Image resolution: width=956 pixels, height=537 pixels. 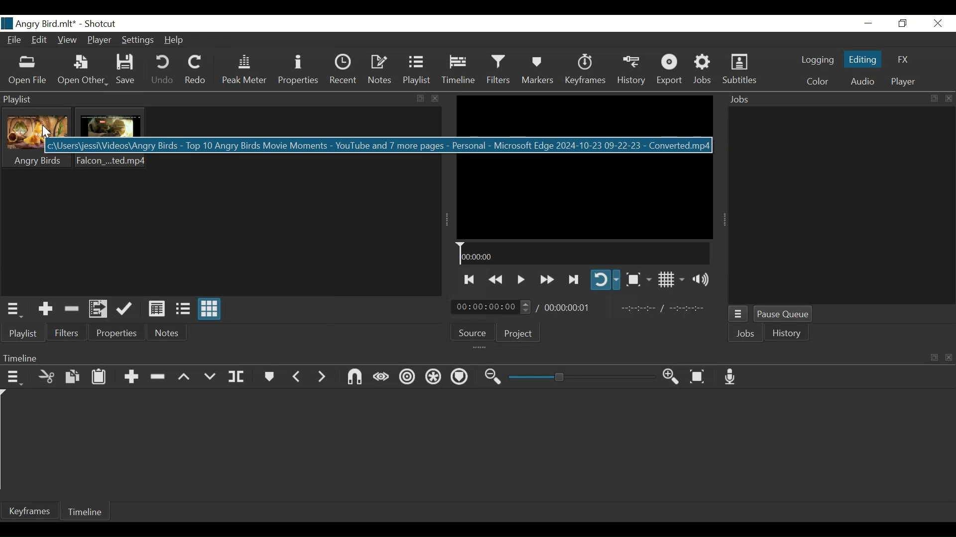 I want to click on Settings, so click(x=139, y=40).